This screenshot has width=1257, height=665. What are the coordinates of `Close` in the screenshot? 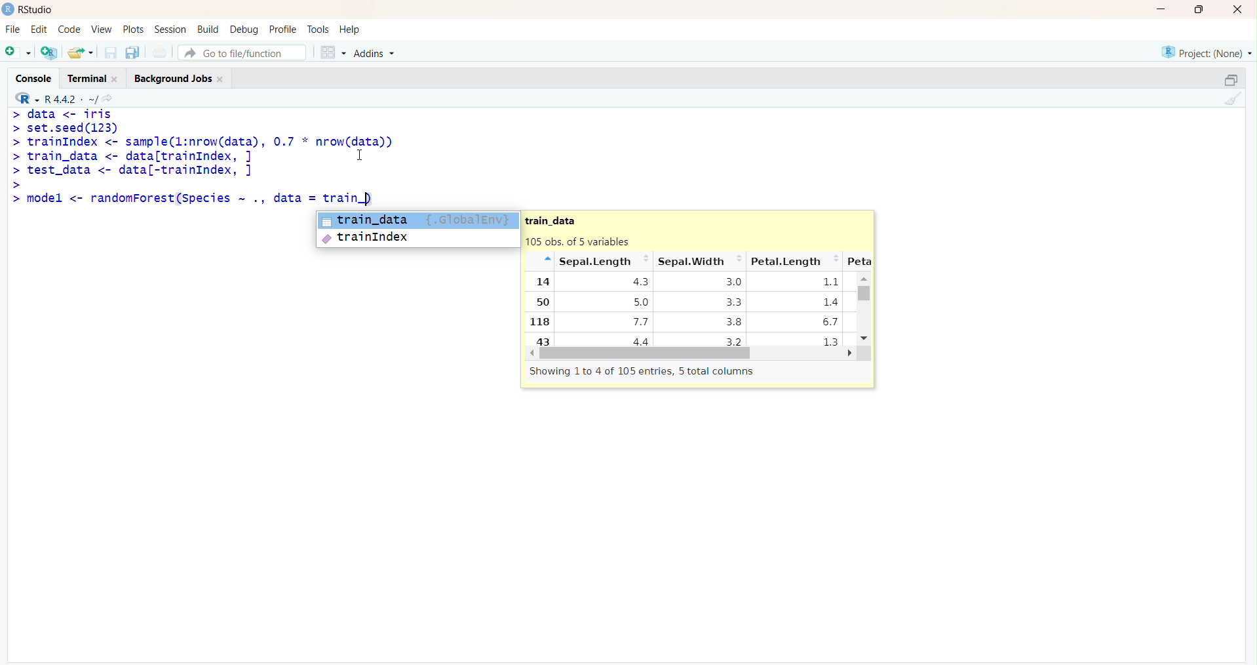 It's located at (1238, 10).